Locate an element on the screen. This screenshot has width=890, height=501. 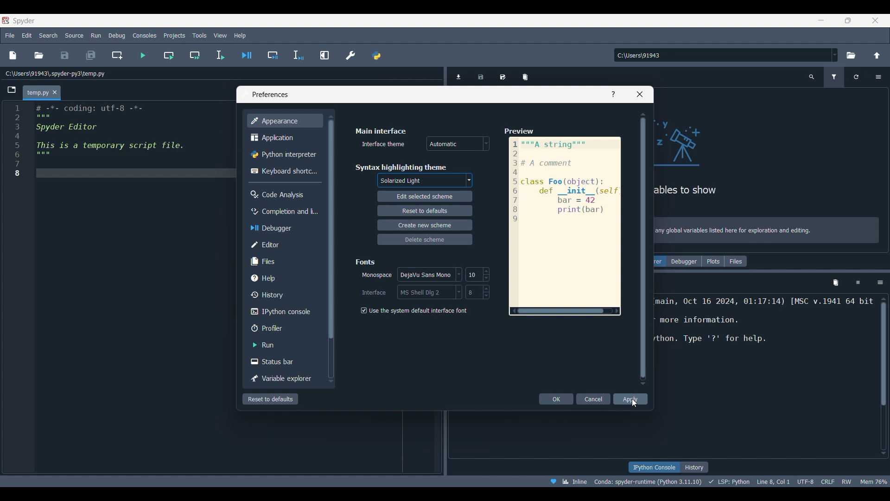
IPython console is located at coordinates (283, 312).